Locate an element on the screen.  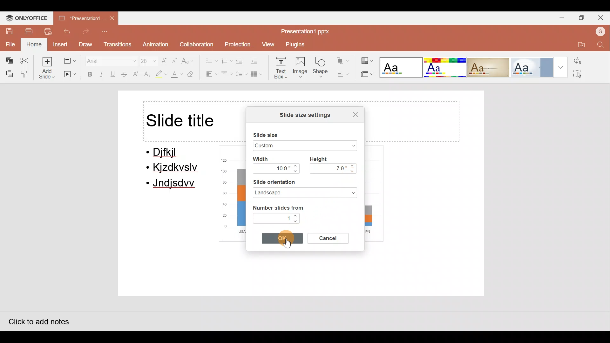
Bold is located at coordinates (88, 74).